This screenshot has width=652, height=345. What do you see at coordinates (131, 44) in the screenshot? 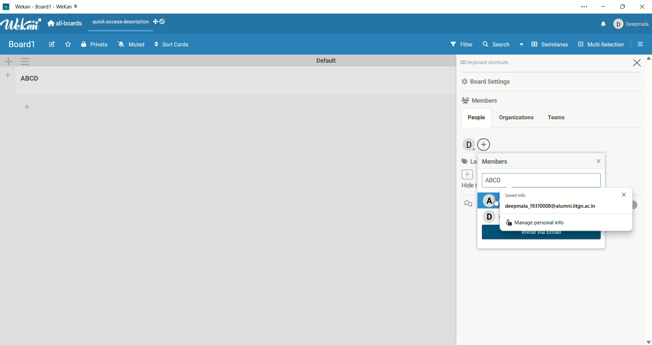
I see `muted` at bounding box center [131, 44].